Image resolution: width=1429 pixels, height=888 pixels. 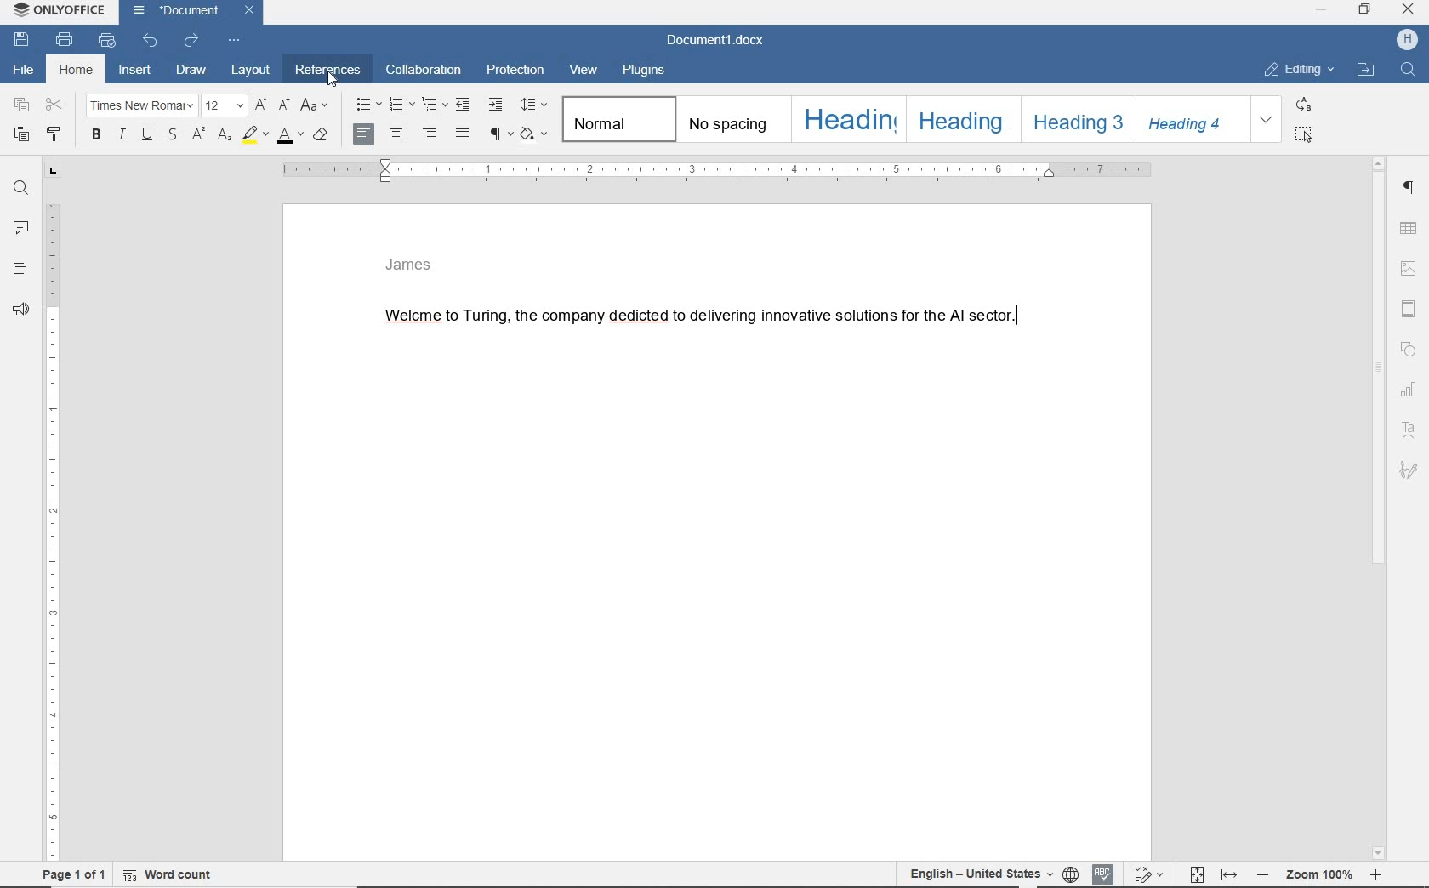 What do you see at coordinates (225, 136) in the screenshot?
I see `subscript` at bounding box center [225, 136].